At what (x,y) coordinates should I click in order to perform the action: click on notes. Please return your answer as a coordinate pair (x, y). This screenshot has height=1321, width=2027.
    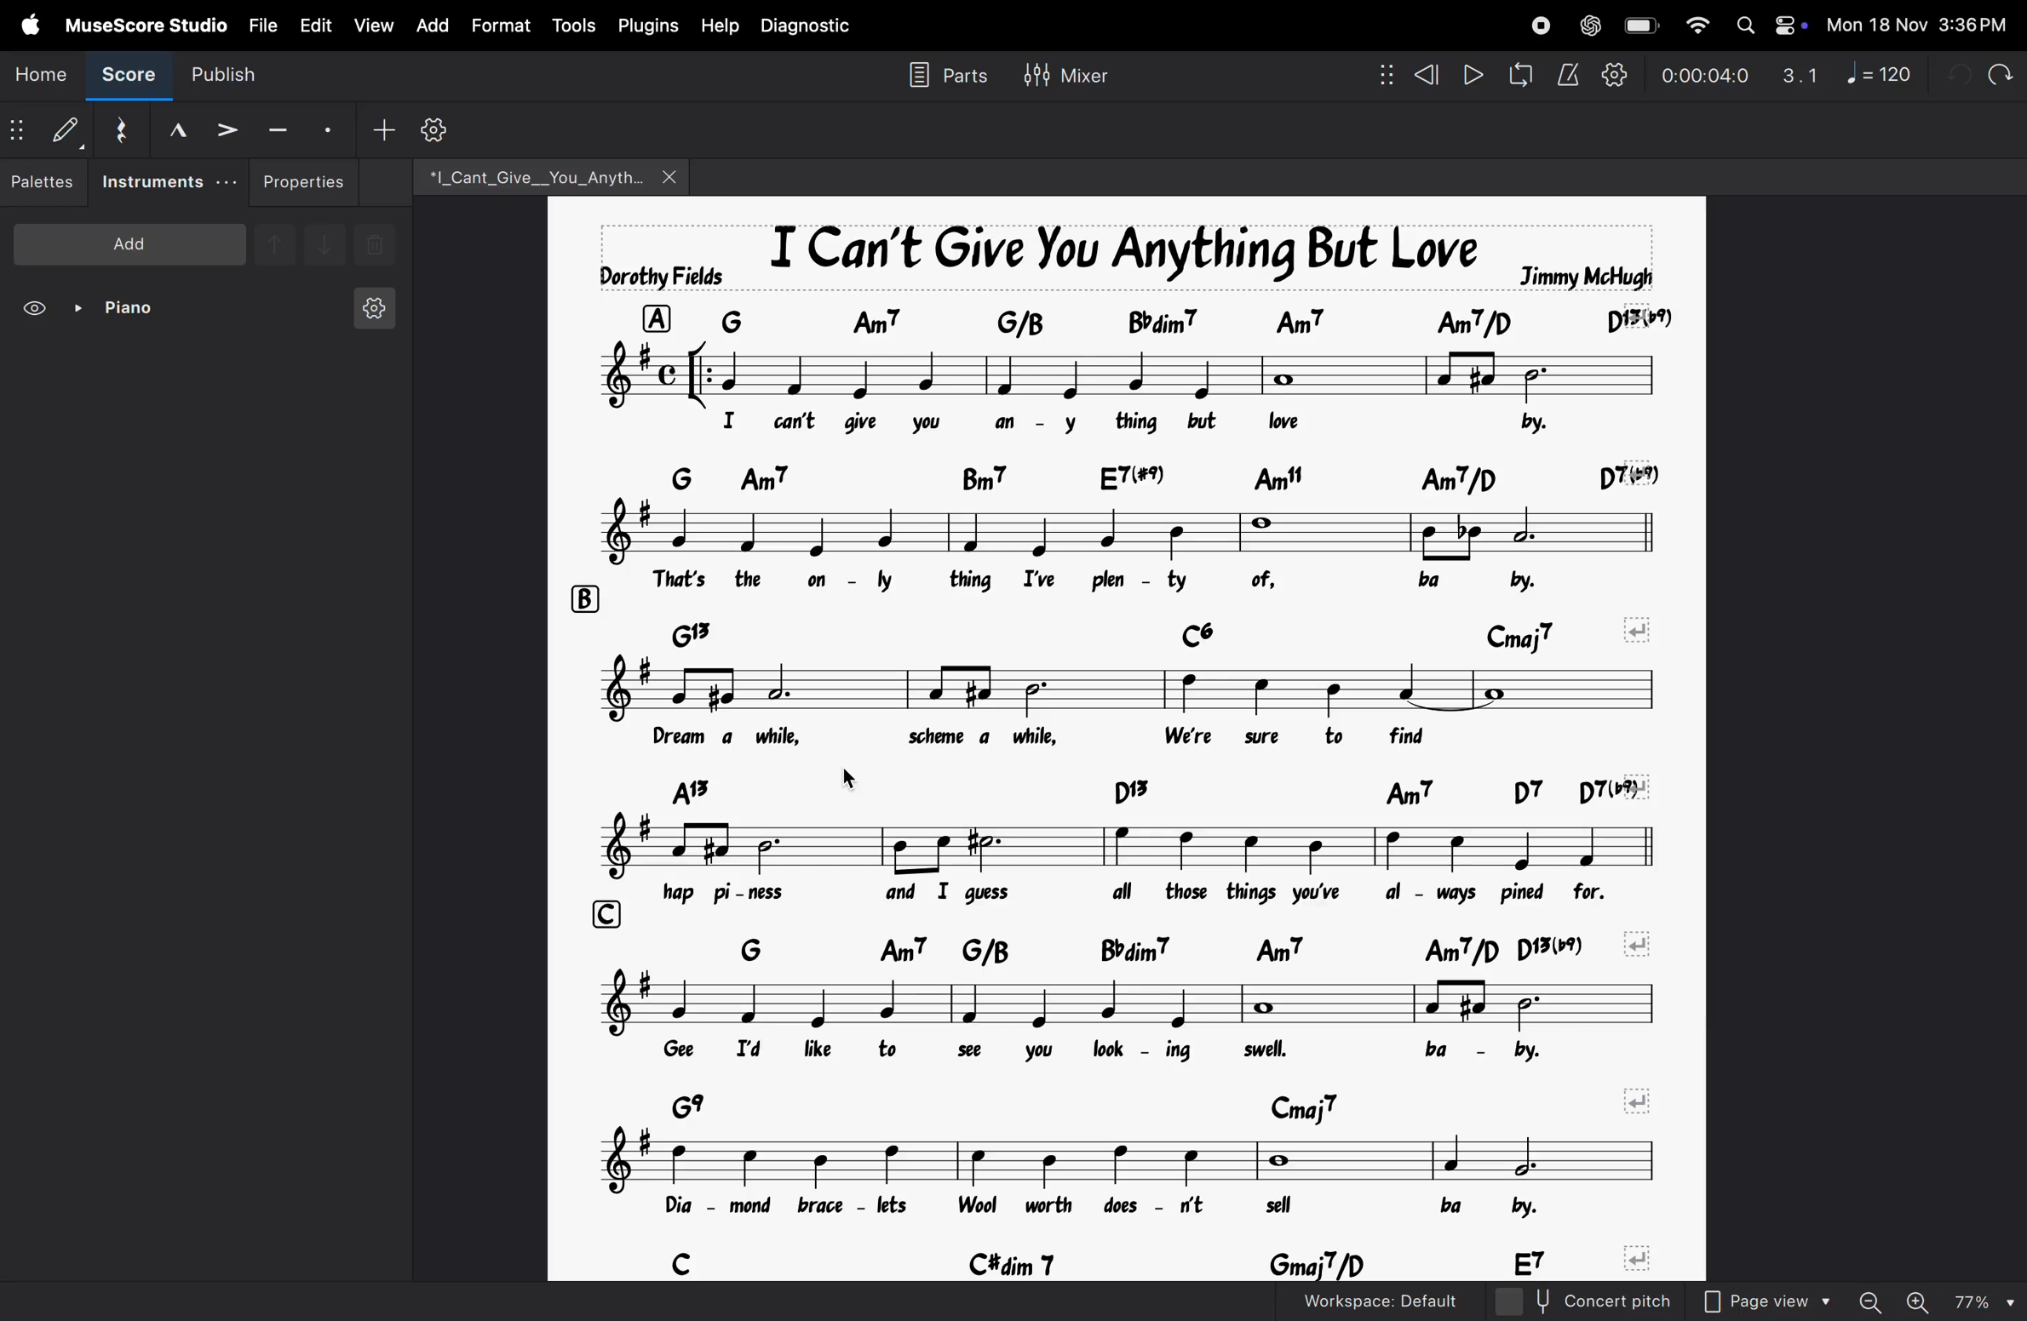
    Looking at the image, I should click on (1134, 375).